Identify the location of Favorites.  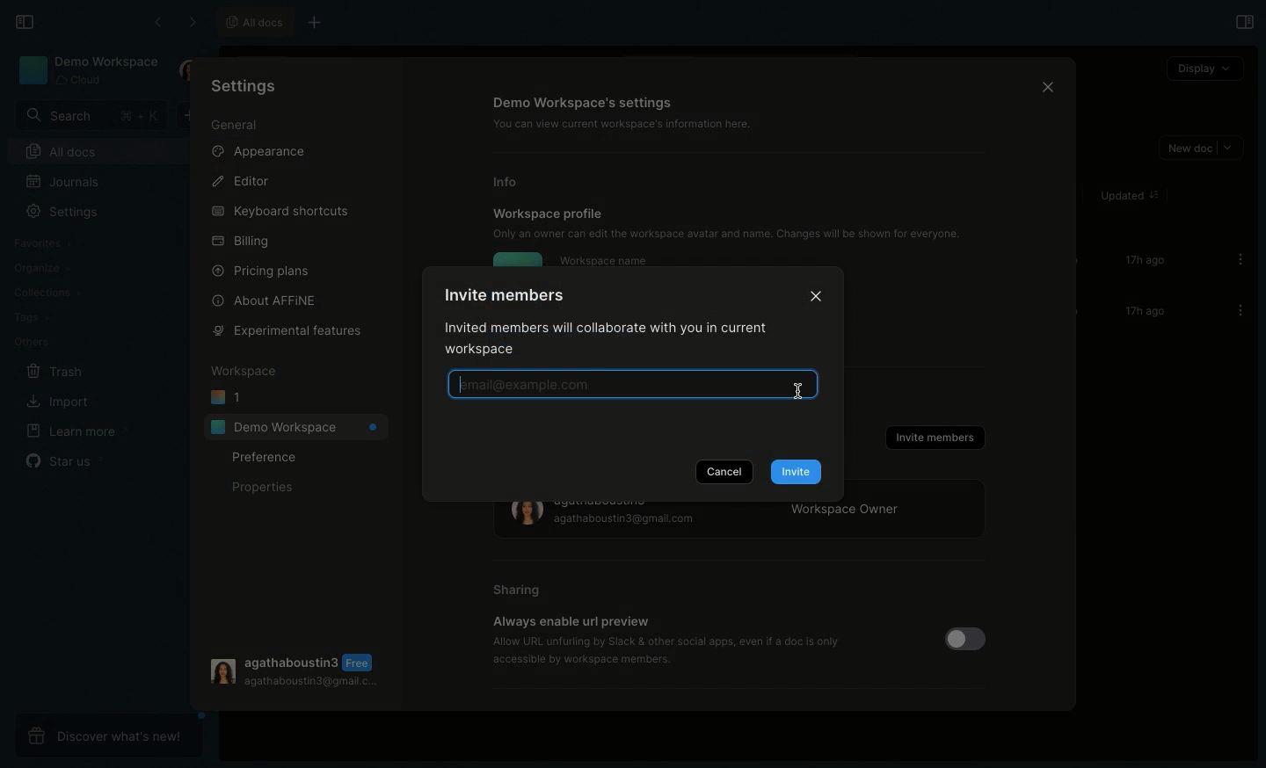
(47, 241).